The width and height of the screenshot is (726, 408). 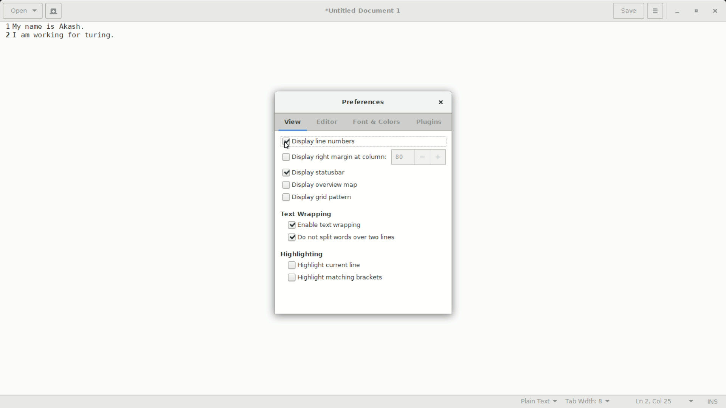 I want to click on margin, so click(x=403, y=157).